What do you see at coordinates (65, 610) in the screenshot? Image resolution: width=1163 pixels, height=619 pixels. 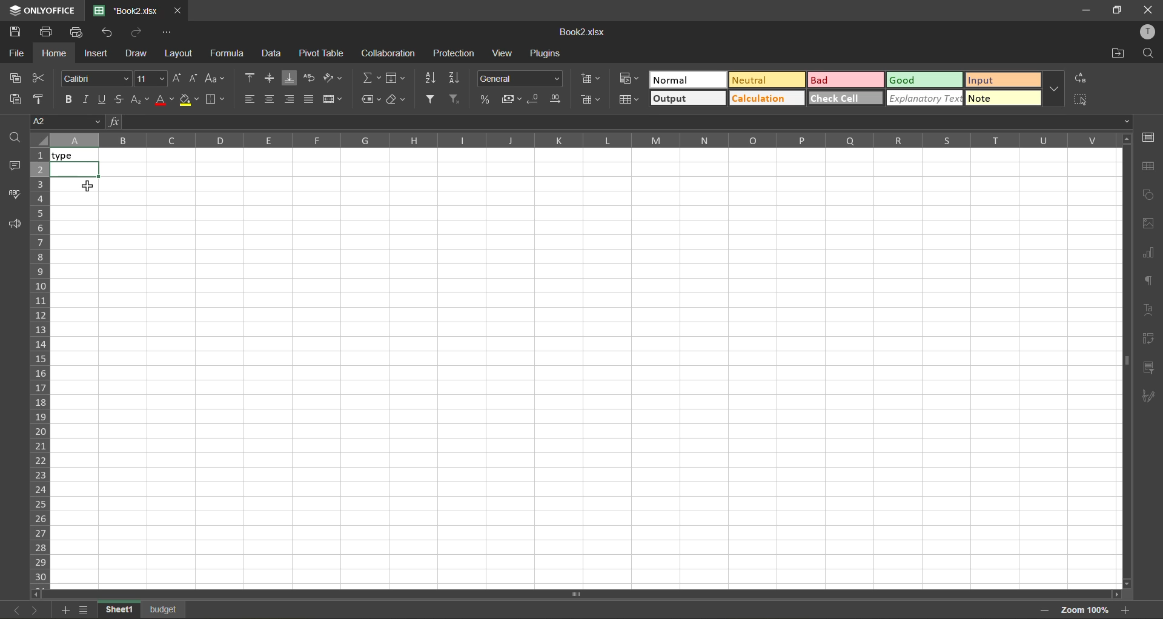 I see `add sheet` at bounding box center [65, 610].